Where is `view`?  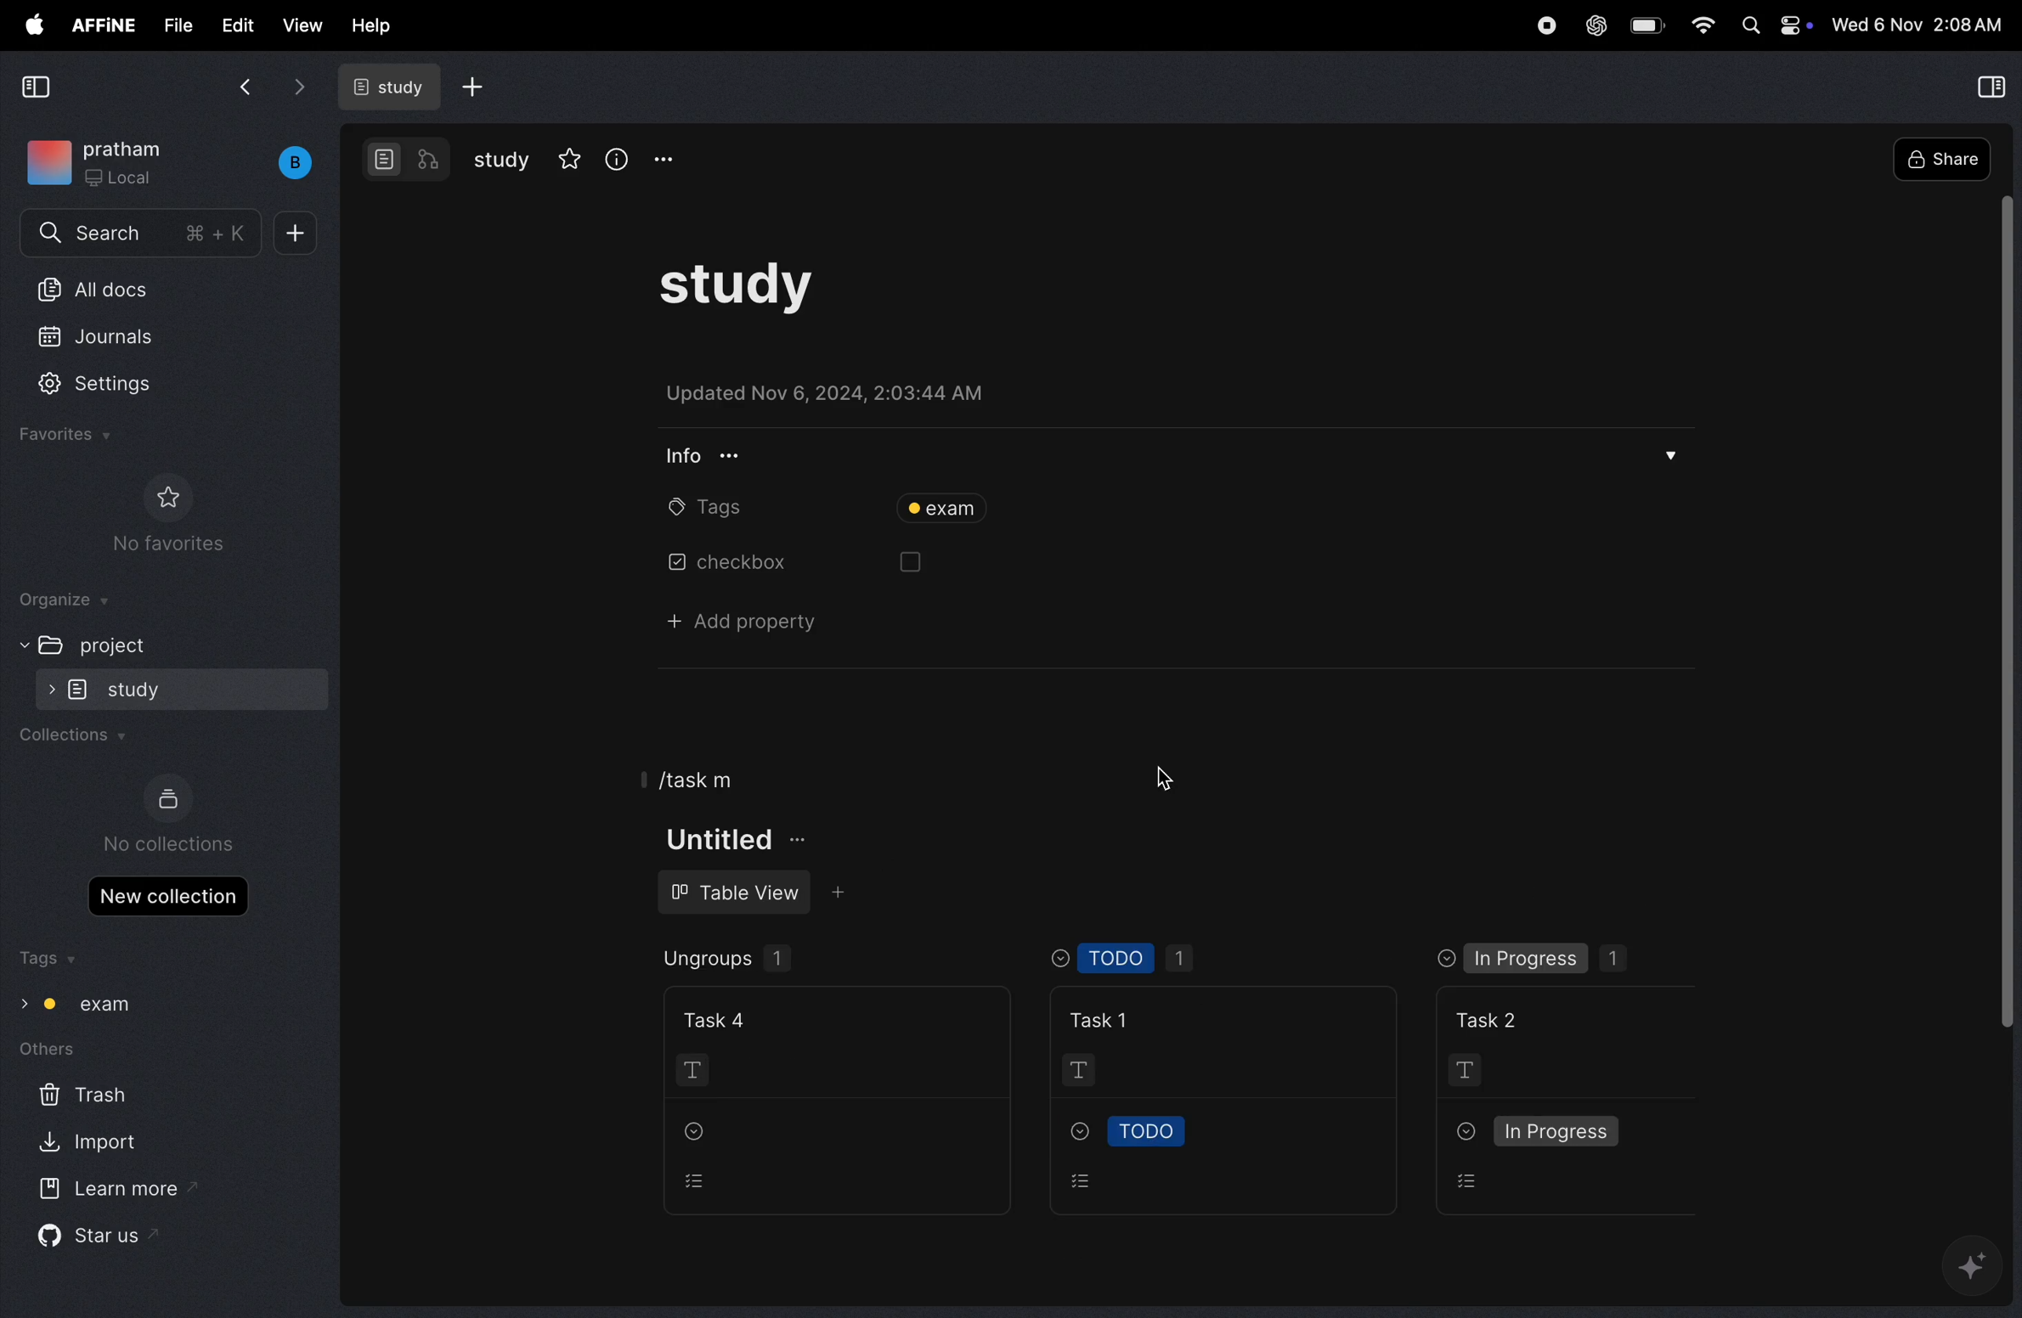
view is located at coordinates (302, 26).